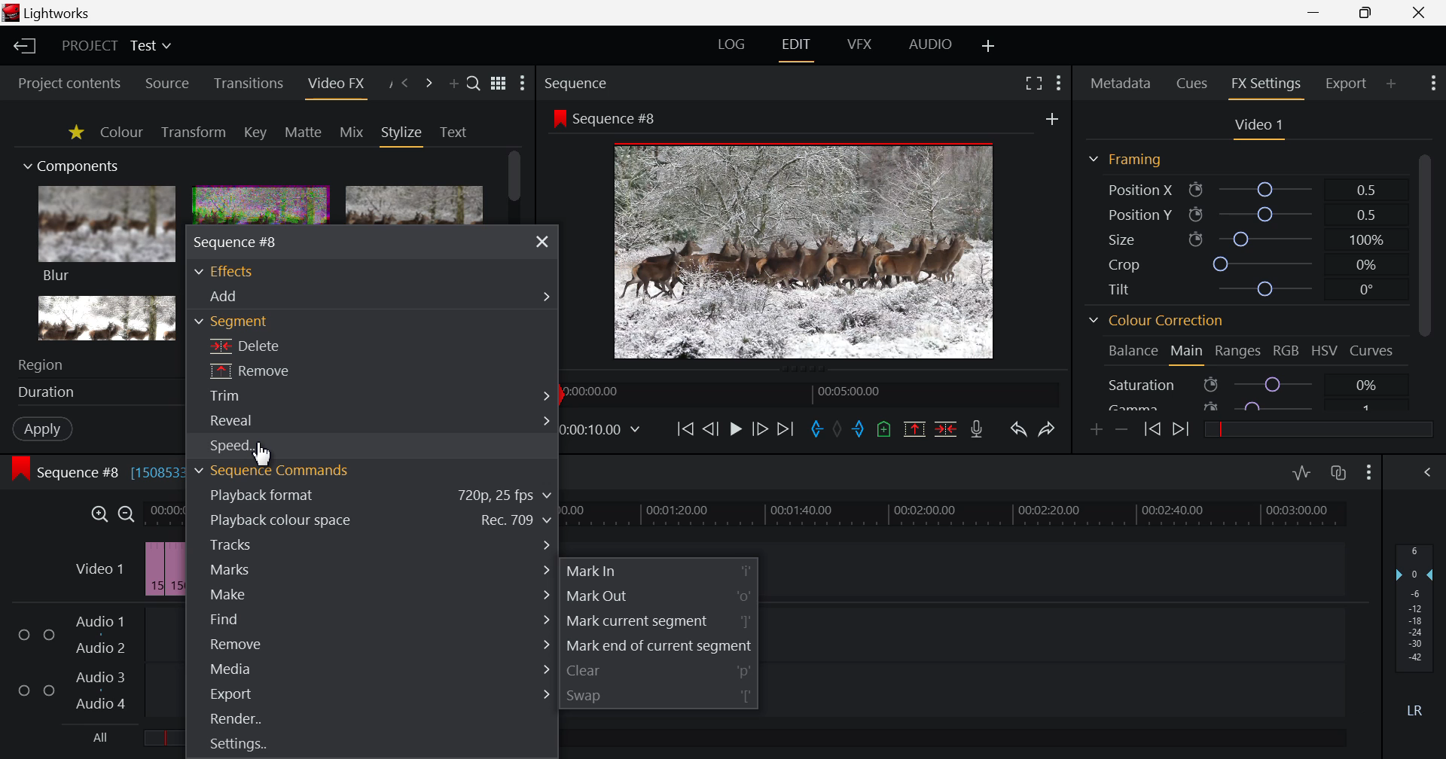 Image resolution: width=1446 pixels, height=759 pixels. What do you see at coordinates (514, 179) in the screenshot?
I see `Scroll Bar` at bounding box center [514, 179].